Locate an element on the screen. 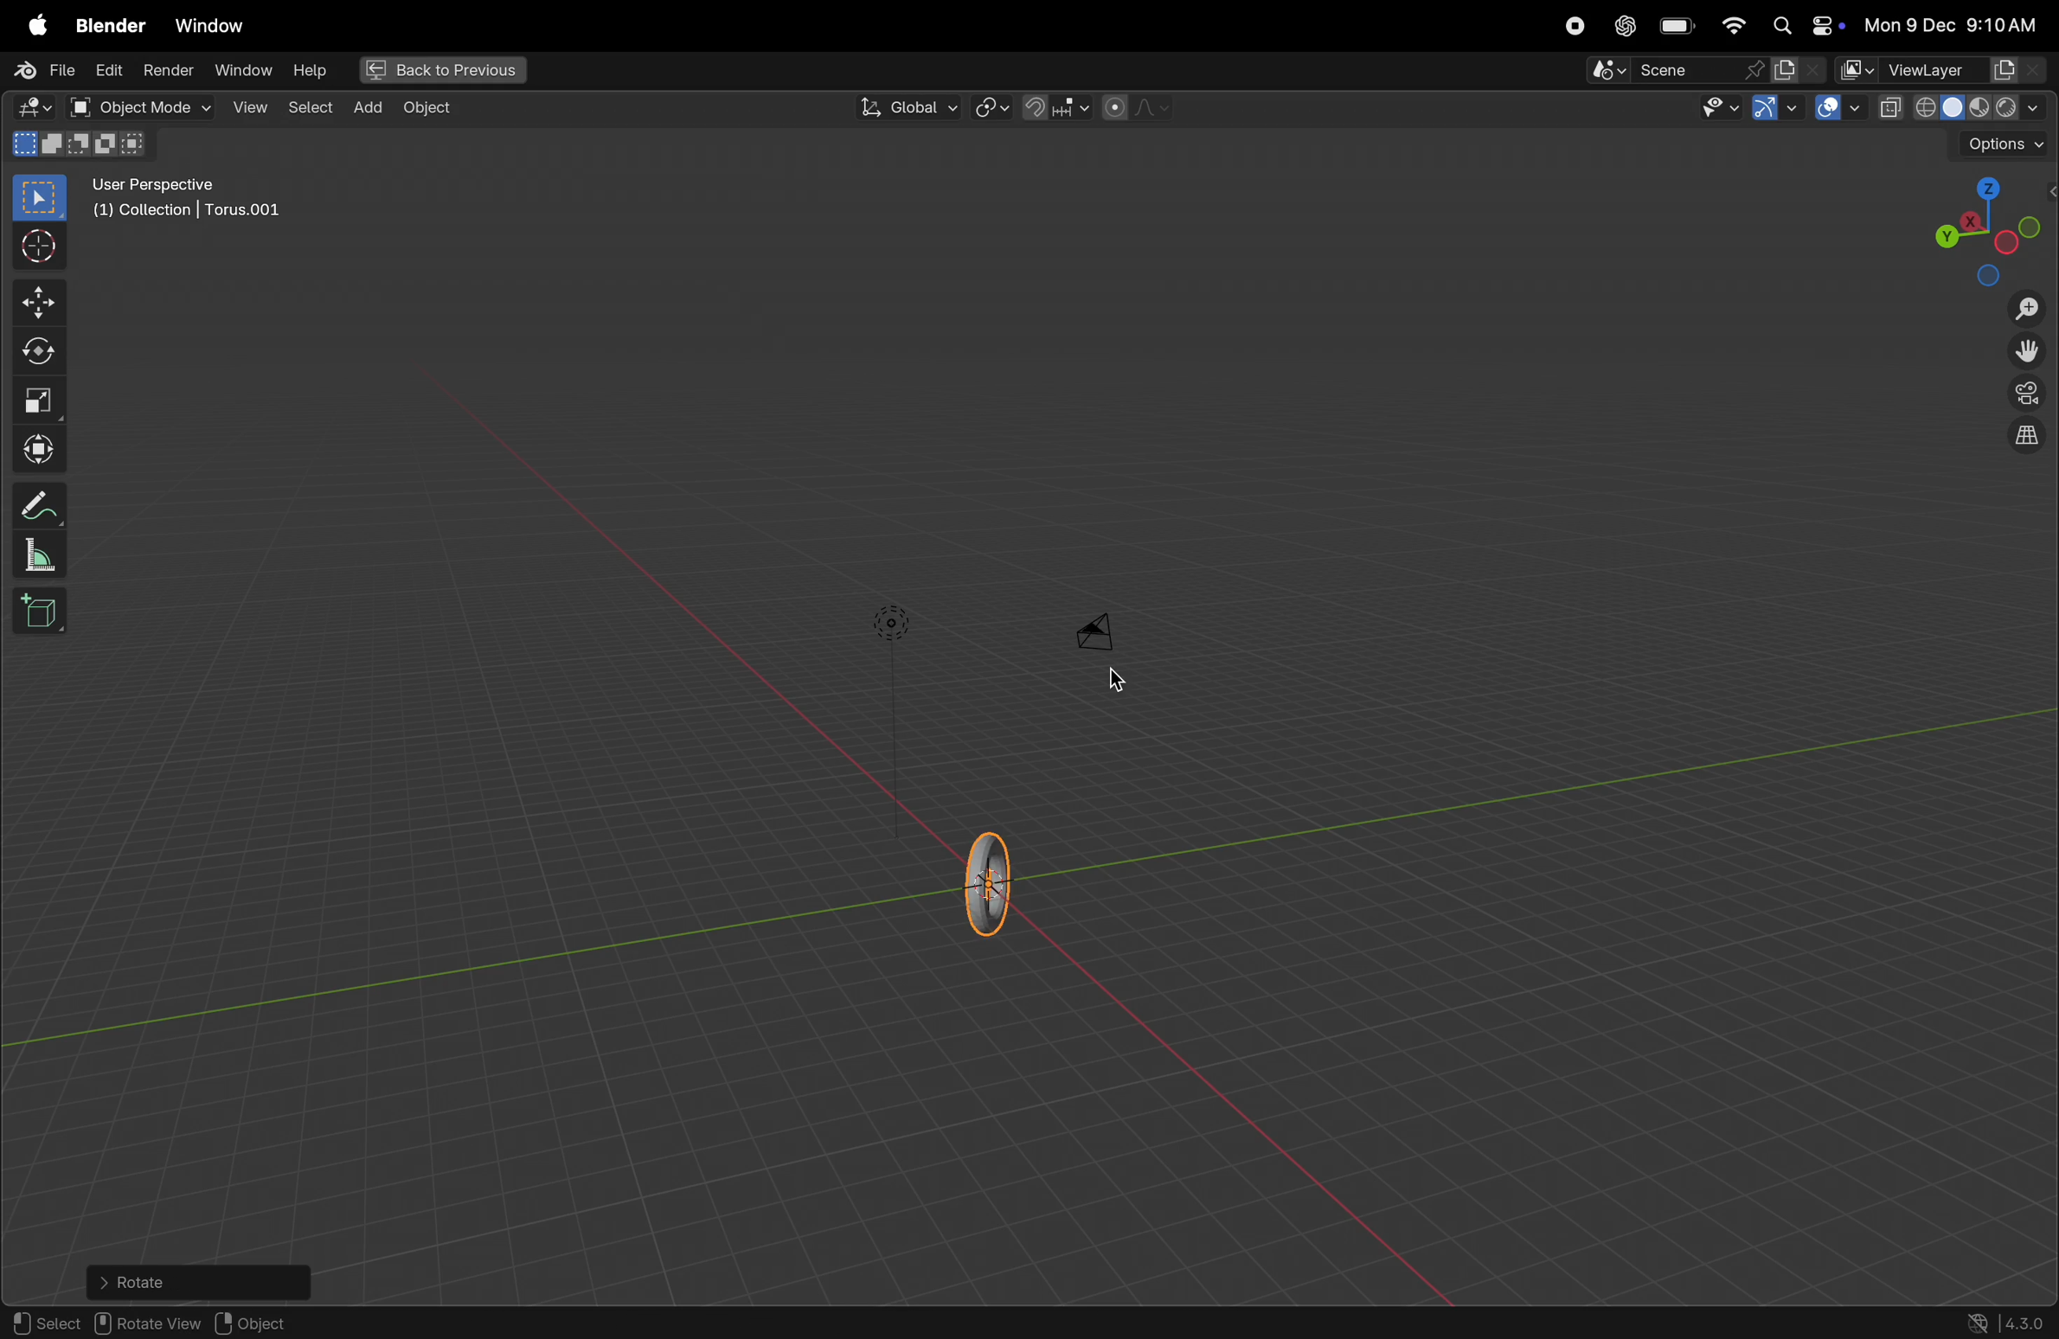 The width and height of the screenshot is (2059, 1339). options is located at coordinates (2004, 145).